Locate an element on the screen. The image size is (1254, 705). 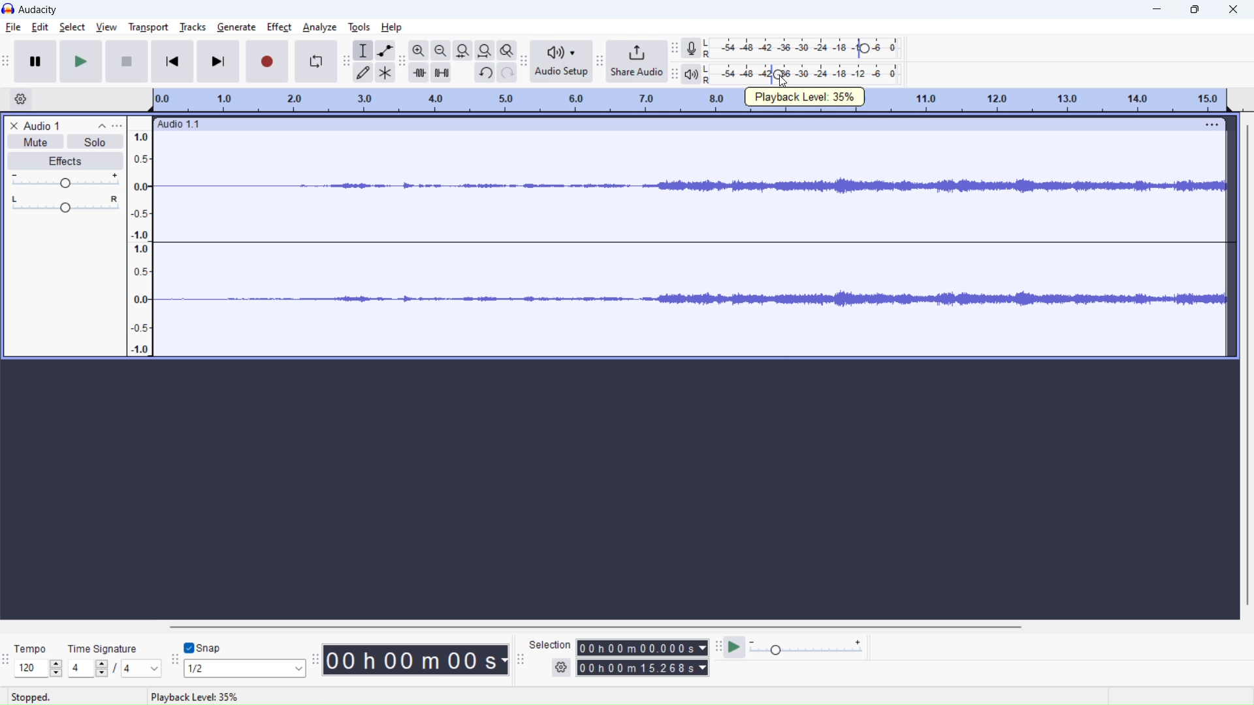
time toolbar is located at coordinates (315, 659).